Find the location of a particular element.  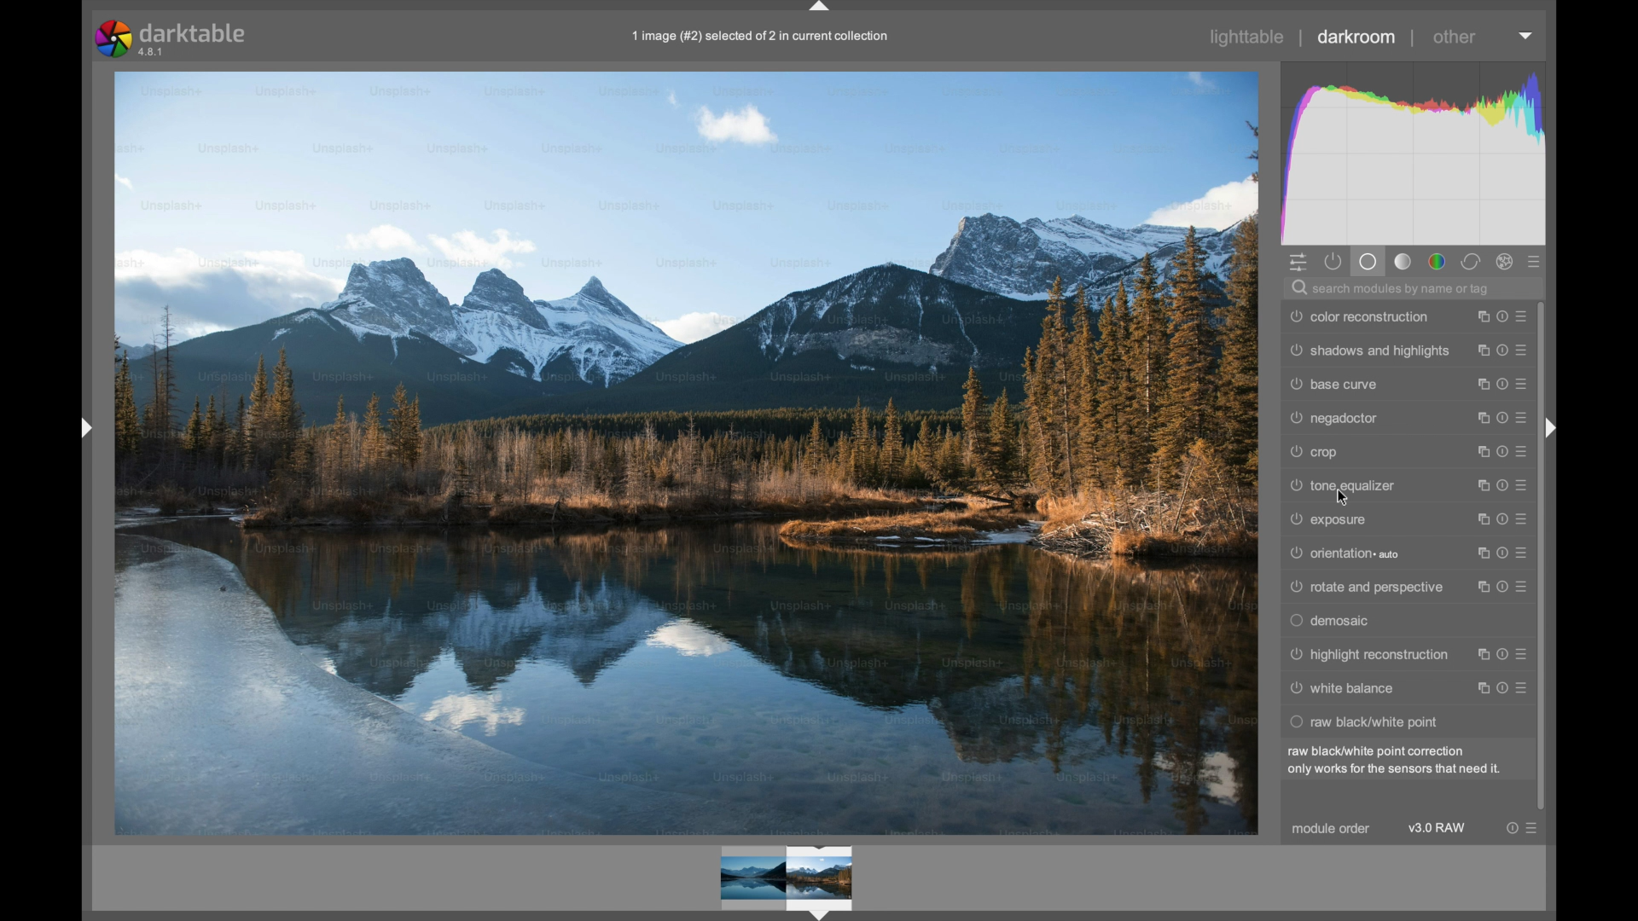

instance is located at coordinates (1481, 655).